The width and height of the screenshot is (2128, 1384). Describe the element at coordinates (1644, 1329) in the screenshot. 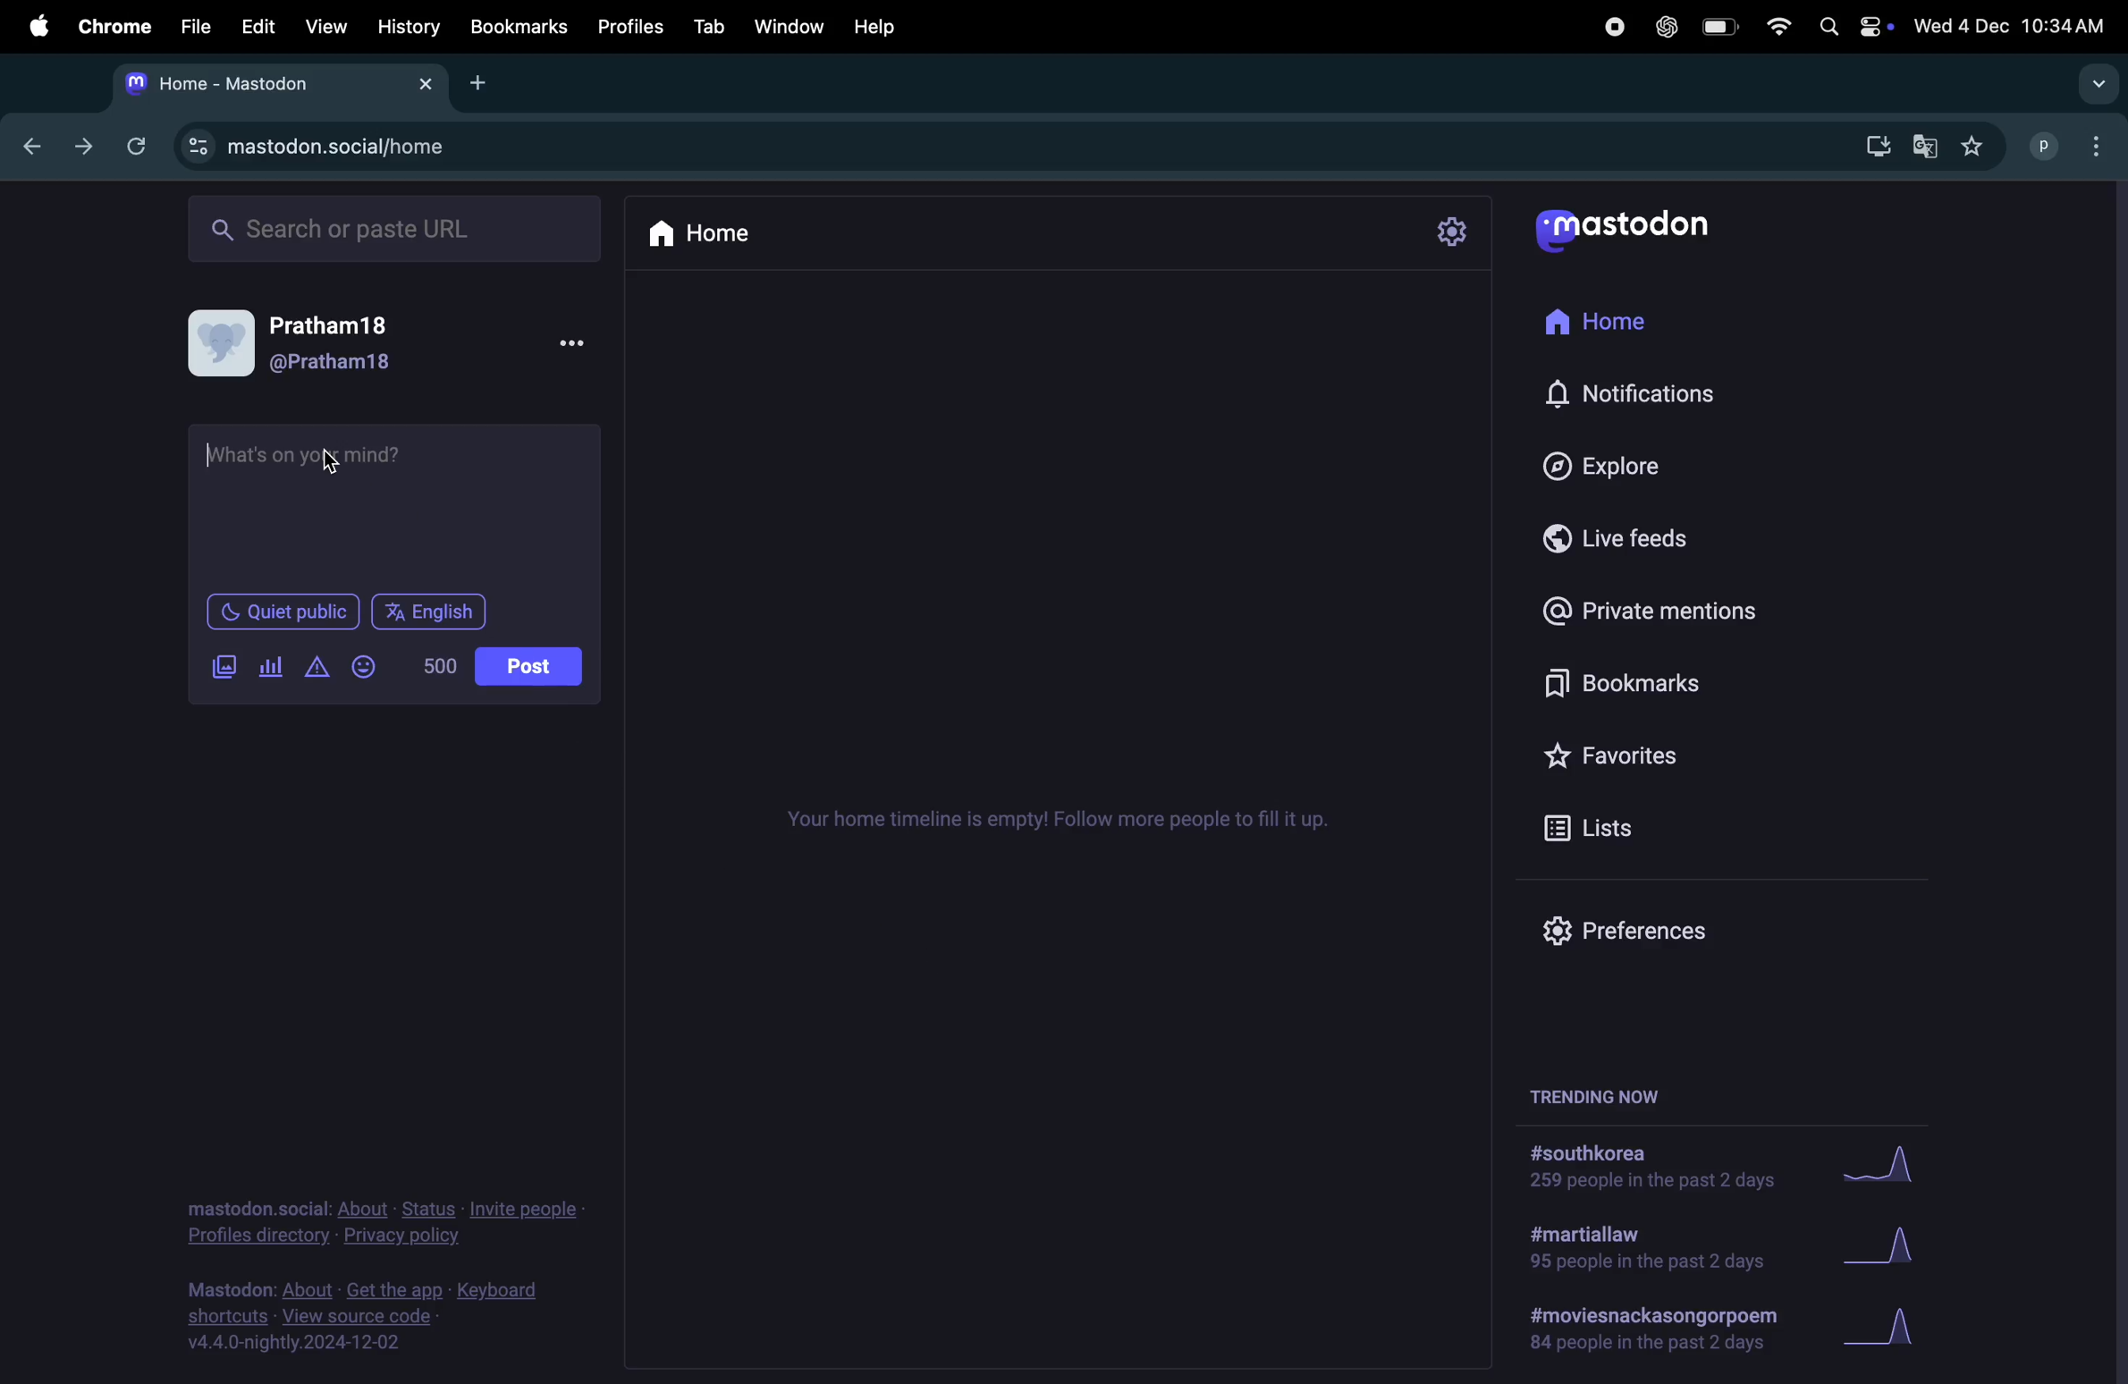

I see `#movieandpoem` at that location.